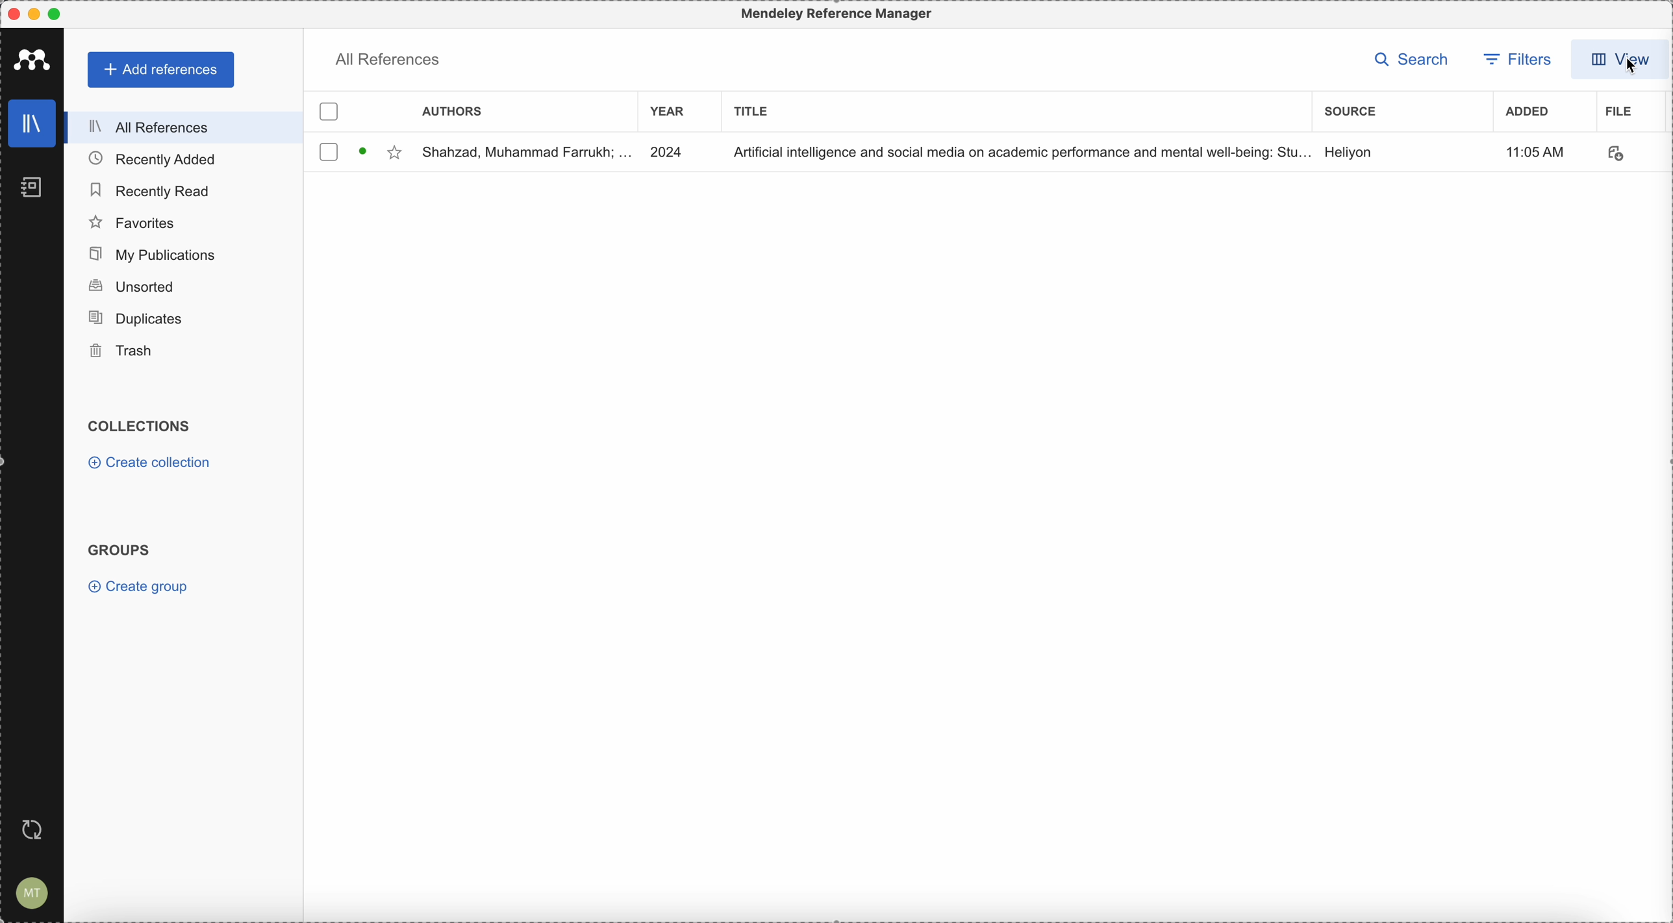  What do you see at coordinates (1350, 153) in the screenshot?
I see `source` at bounding box center [1350, 153].